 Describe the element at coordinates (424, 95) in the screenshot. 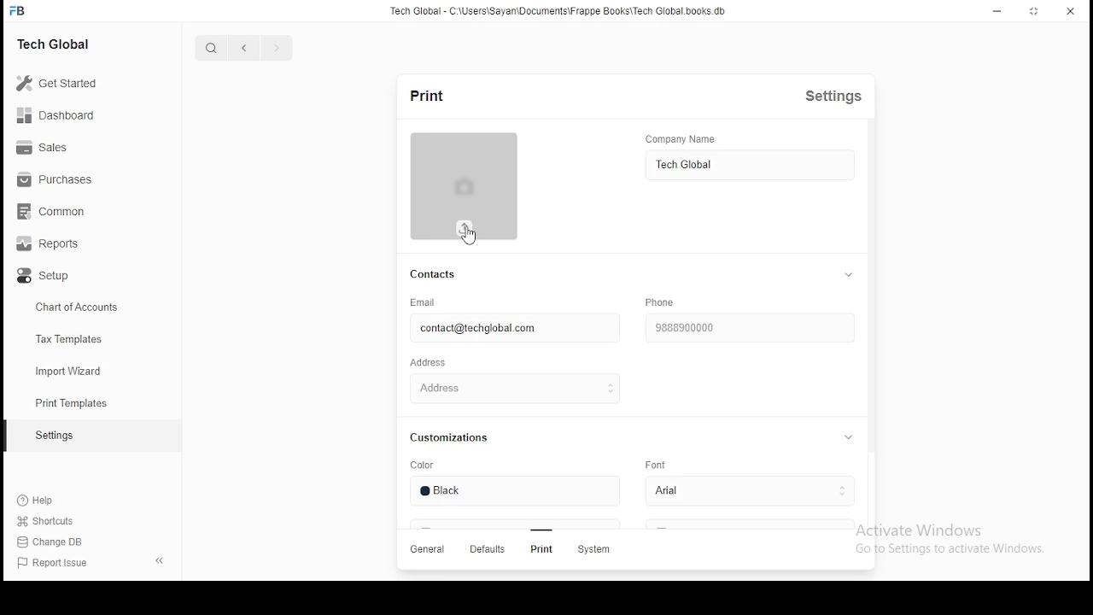

I see `Print` at that location.